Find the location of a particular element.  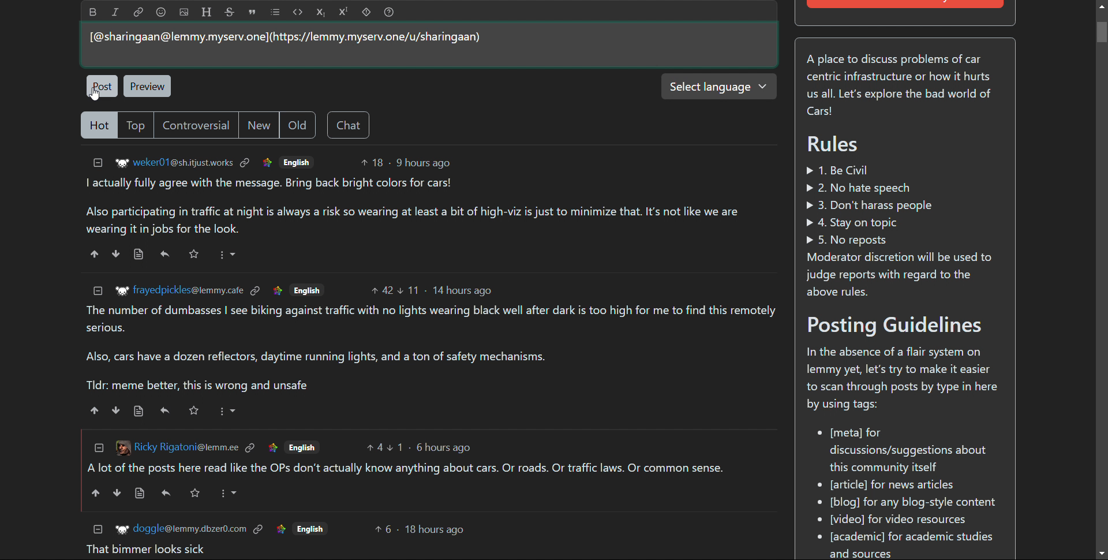

collapse is located at coordinates (98, 291).